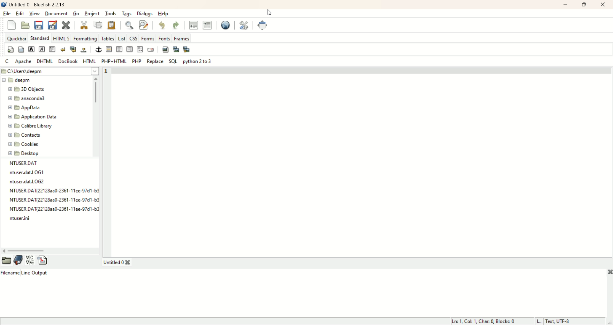 The image size is (613, 325). What do you see at coordinates (8, 14) in the screenshot?
I see `file` at bounding box center [8, 14].